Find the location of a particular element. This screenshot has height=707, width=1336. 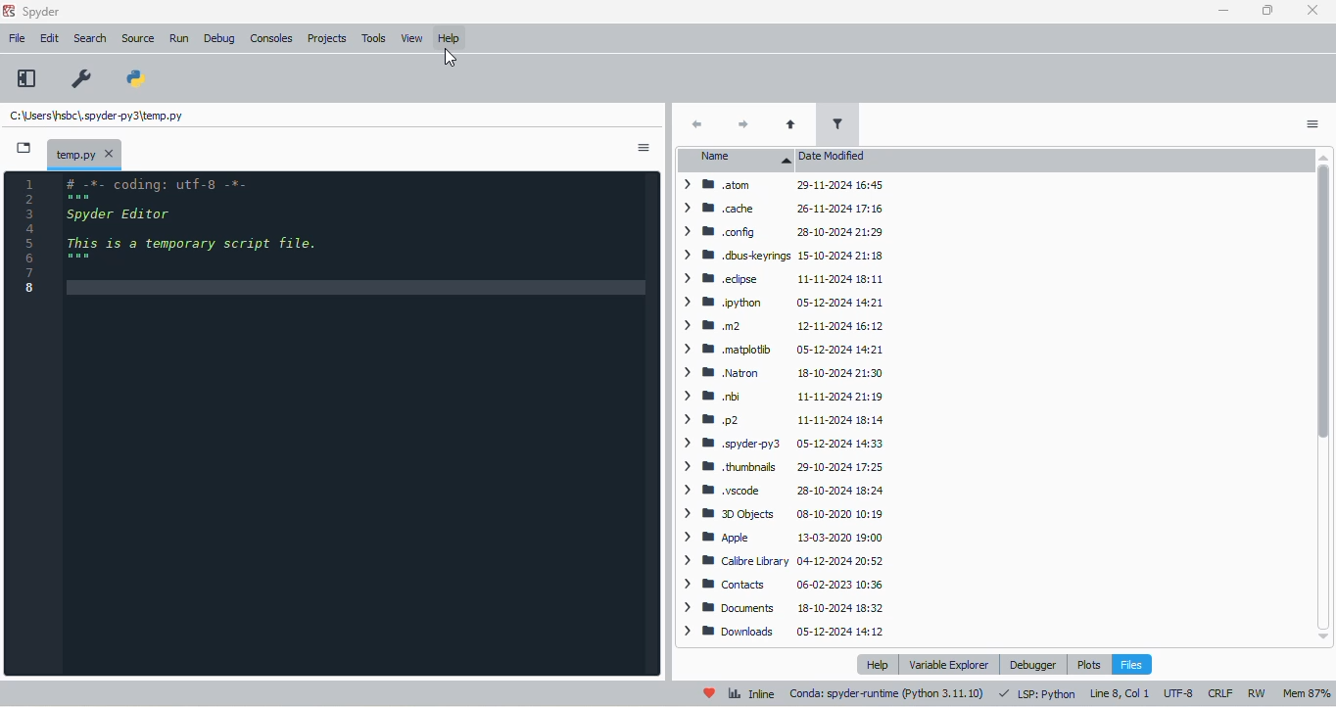

> WB spyder-py3 05-12-2024 14:33 is located at coordinates (783, 444).